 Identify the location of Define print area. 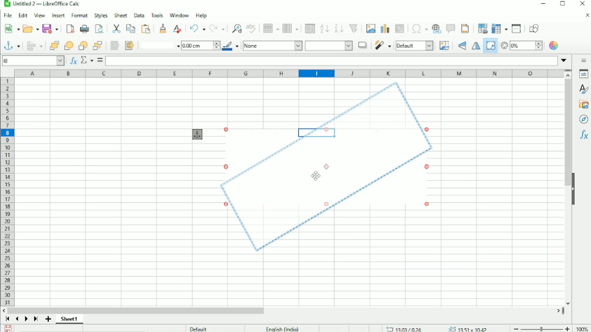
(483, 28).